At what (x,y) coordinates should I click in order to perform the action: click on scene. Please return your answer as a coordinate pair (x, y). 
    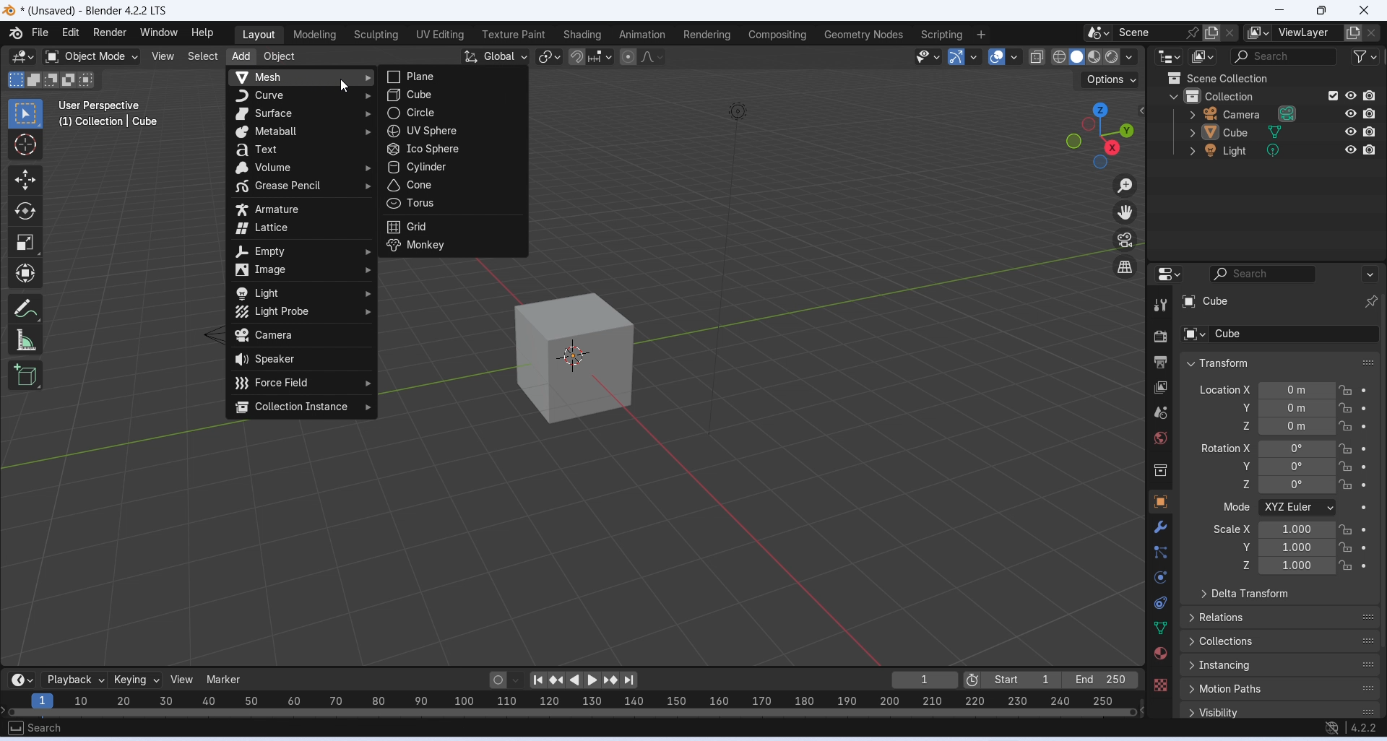
    Looking at the image, I should click on (1160, 412).